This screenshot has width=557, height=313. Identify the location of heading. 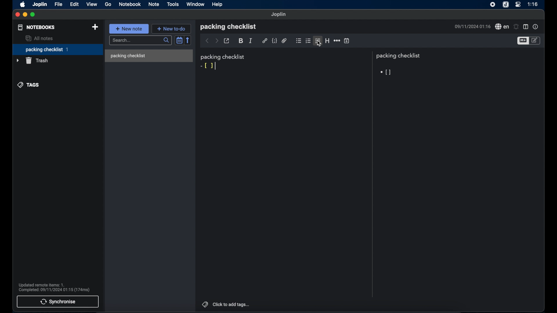
(327, 41).